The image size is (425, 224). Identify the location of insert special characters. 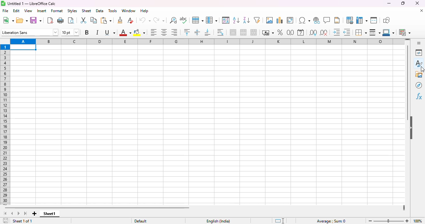
(304, 20).